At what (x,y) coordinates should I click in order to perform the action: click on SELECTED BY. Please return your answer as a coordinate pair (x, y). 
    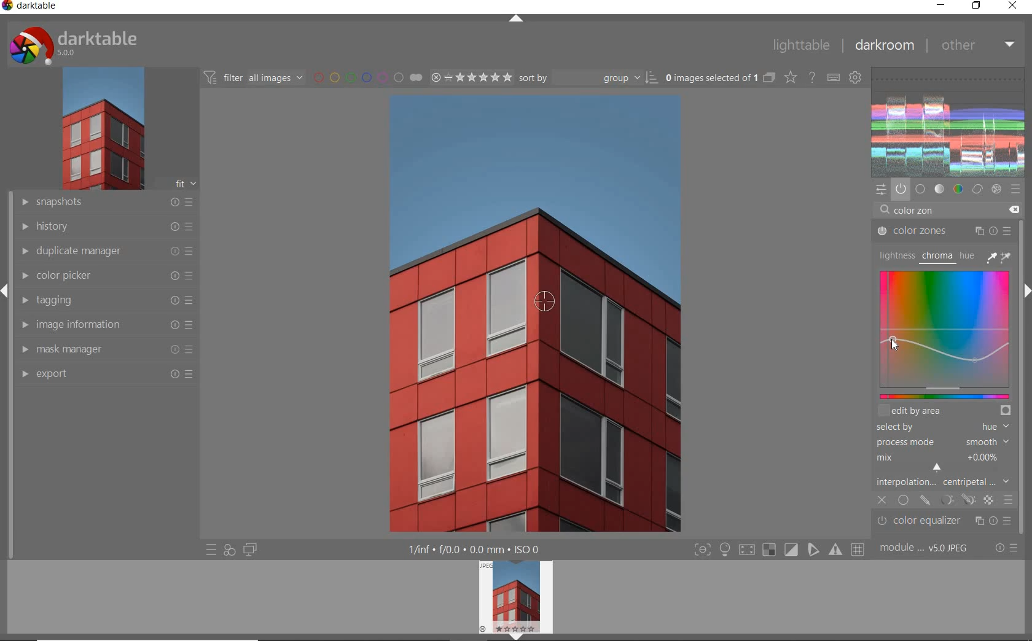
    Looking at the image, I should click on (939, 428).